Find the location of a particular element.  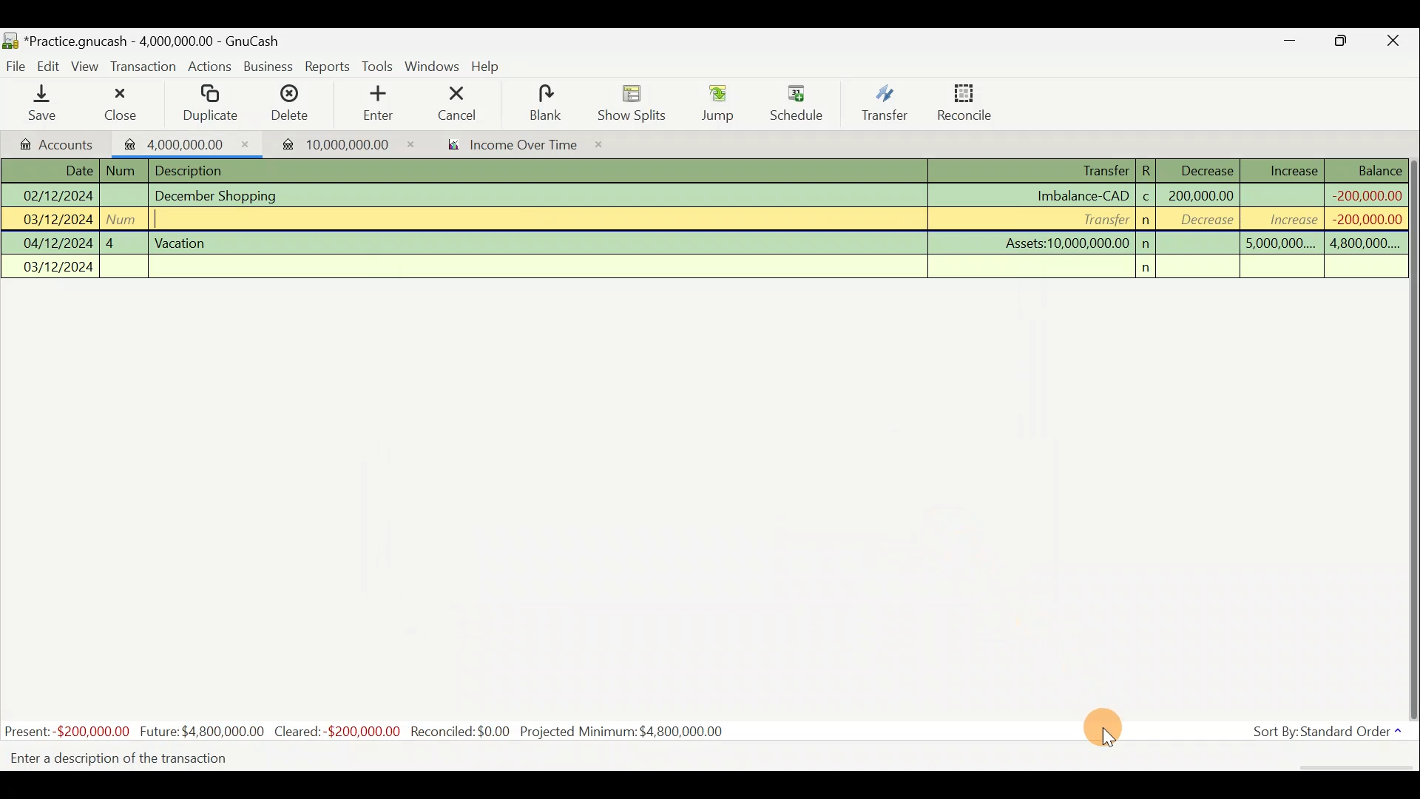

03/12/2024 is located at coordinates (59, 269).